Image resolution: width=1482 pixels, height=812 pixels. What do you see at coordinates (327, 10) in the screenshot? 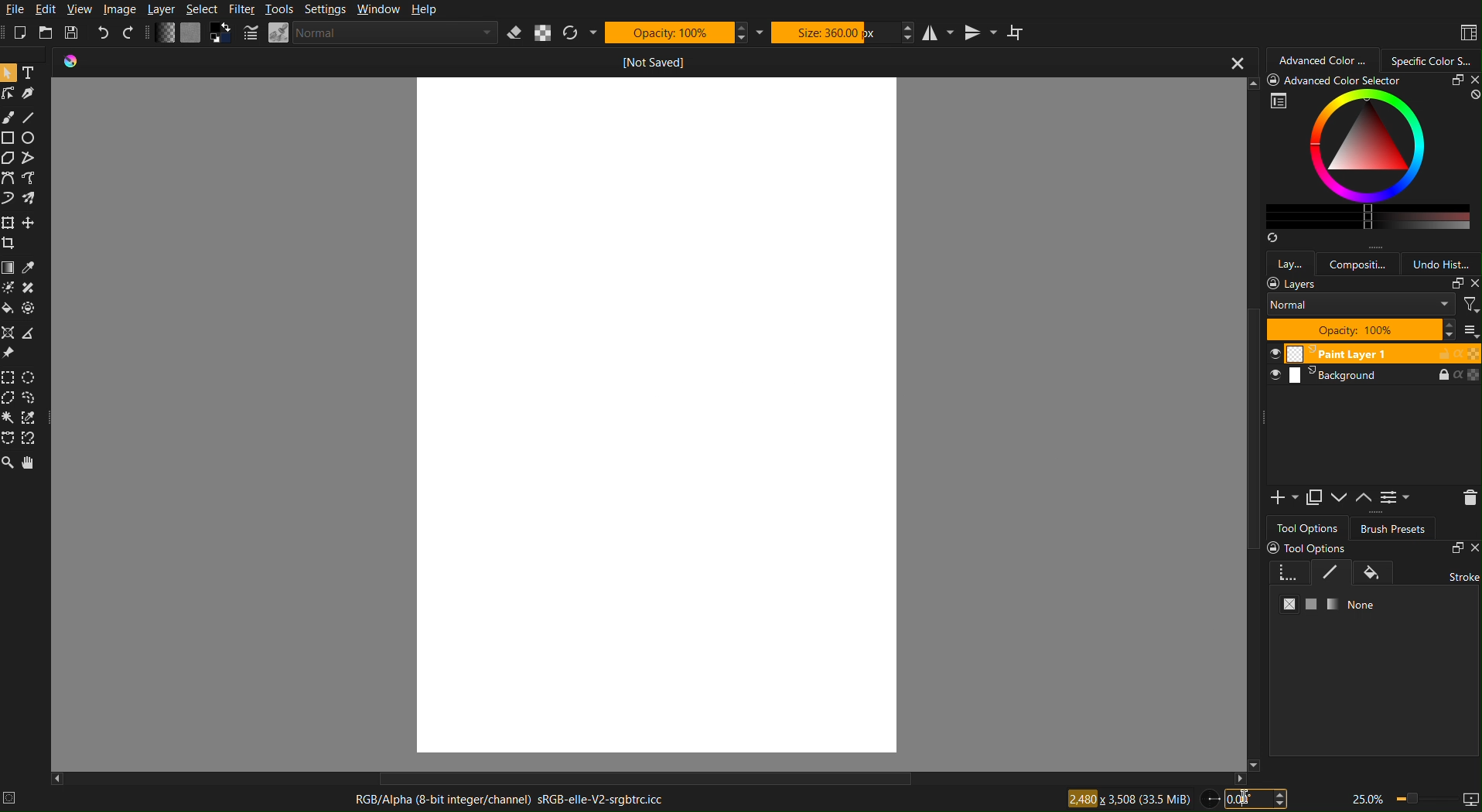
I see `Settings` at bounding box center [327, 10].